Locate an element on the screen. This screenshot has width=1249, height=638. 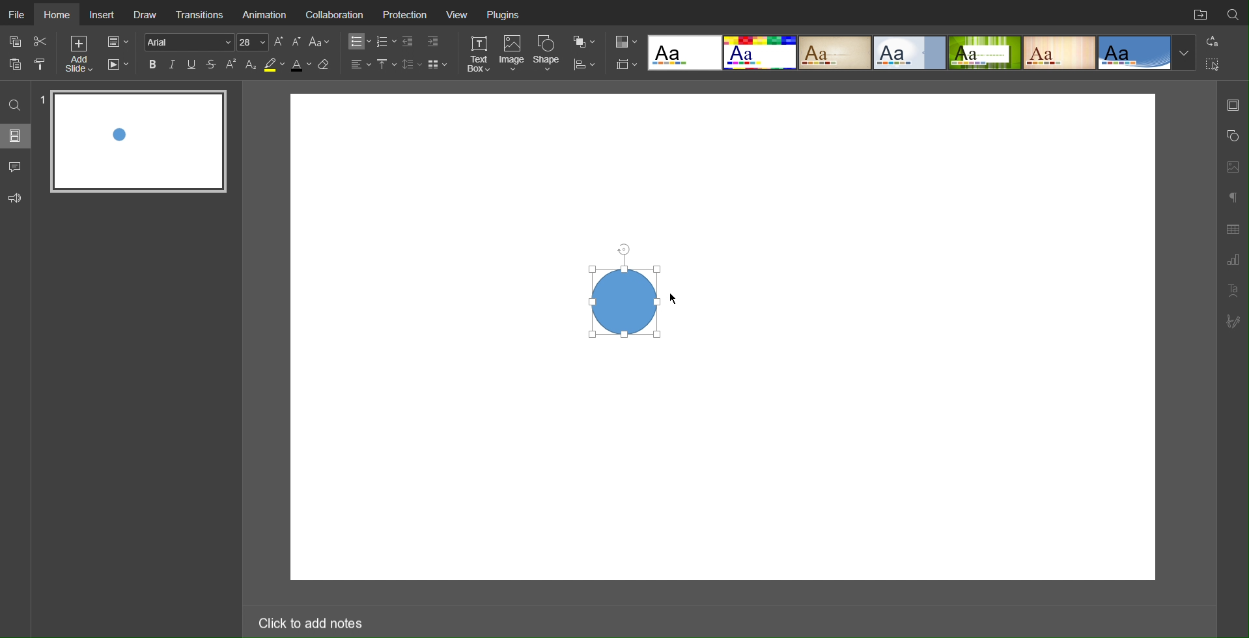
Columns is located at coordinates (439, 64).